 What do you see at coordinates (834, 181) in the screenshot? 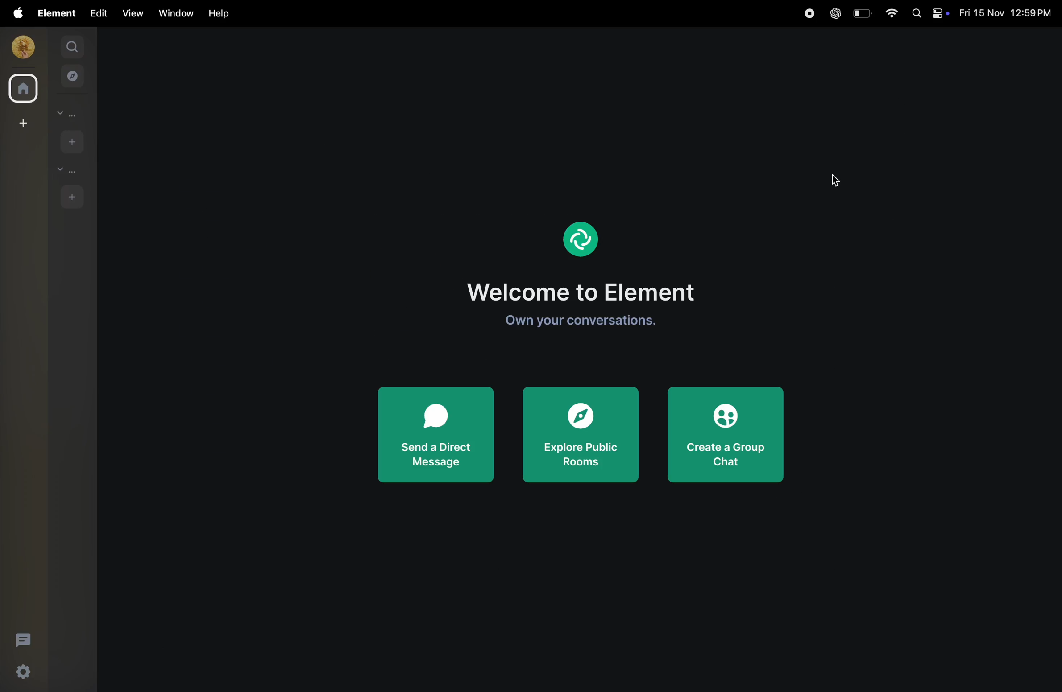
I see `cursor` at bounding box center [834, 181].